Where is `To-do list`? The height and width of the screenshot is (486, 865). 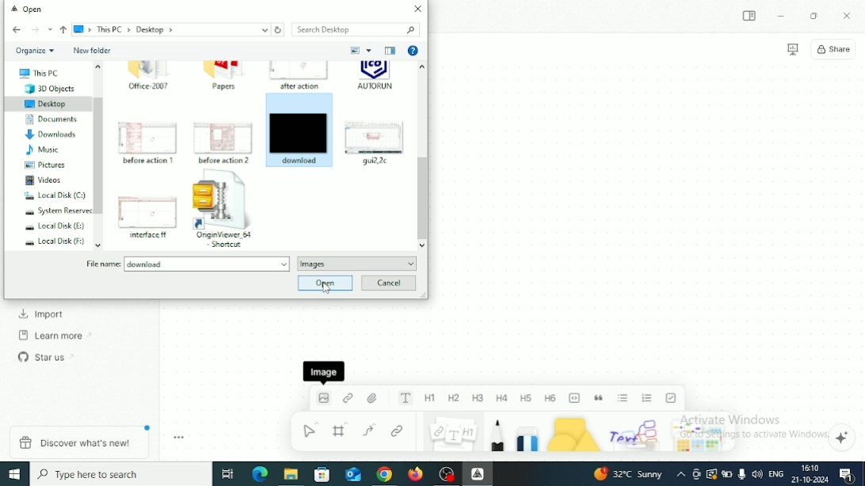
To-do list is located at coordinates (673, 397).